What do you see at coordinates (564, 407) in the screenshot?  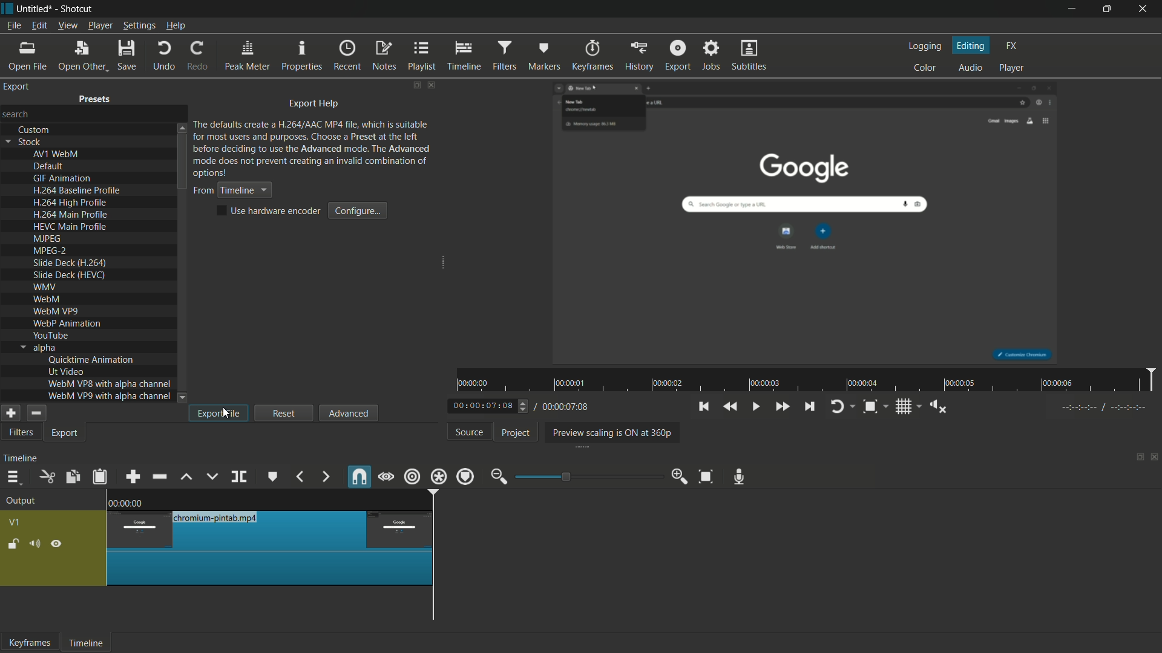 I see `total time` at bounding box center [564, 407].